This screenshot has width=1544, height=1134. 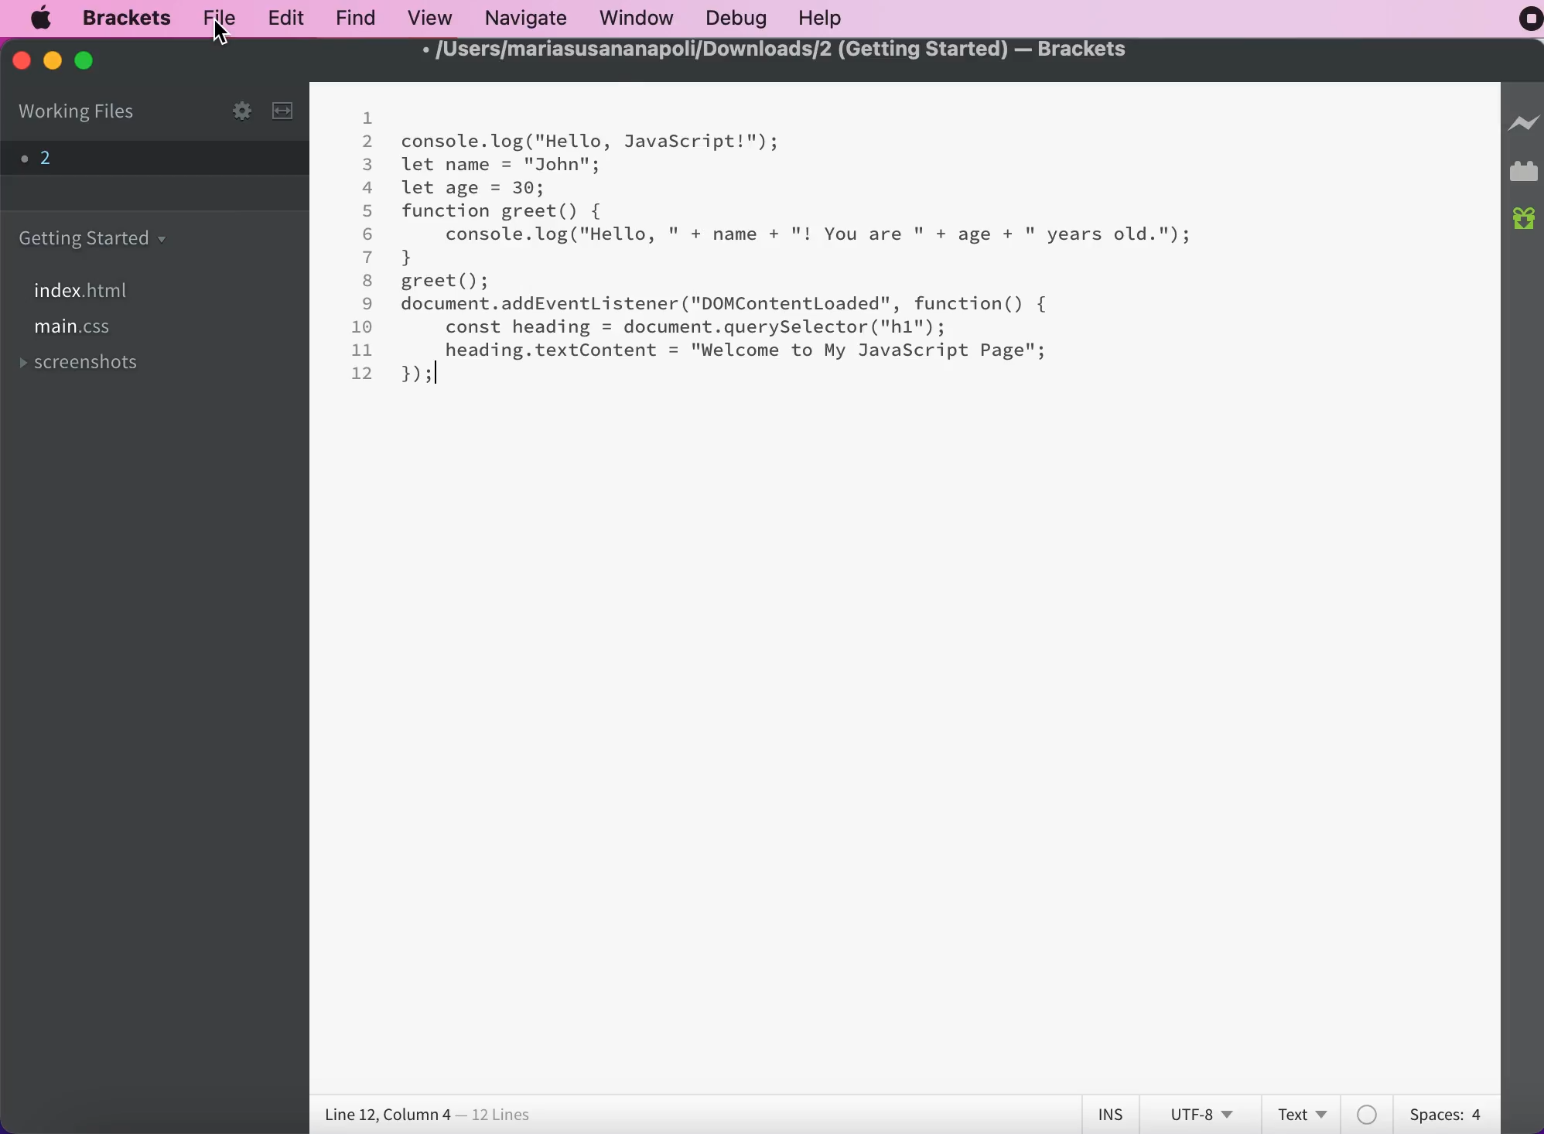 I want to click on edit, so click(x=280, y=16).